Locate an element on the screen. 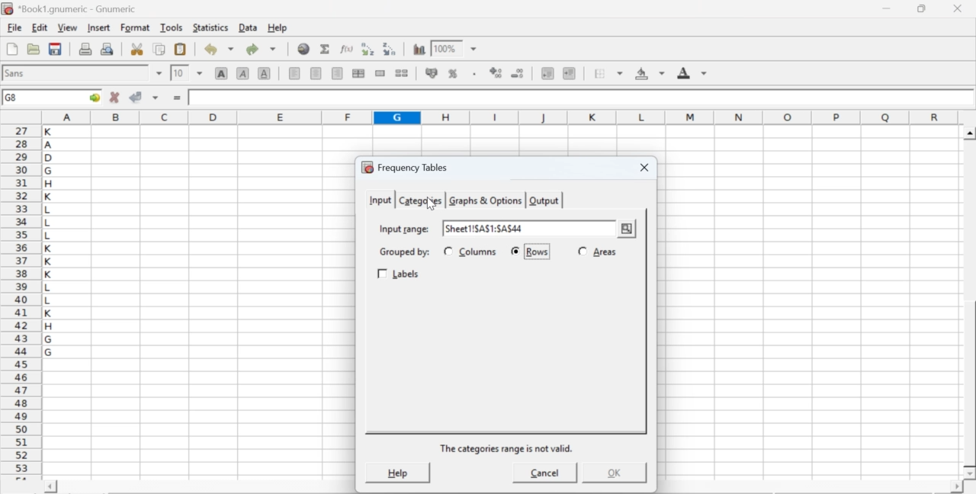  file is located at coordinates (14, 28).